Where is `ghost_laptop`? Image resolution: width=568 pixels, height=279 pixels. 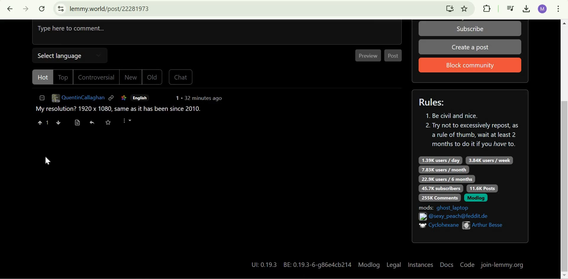
ghost_laptop is located at coordinates (454, 207).